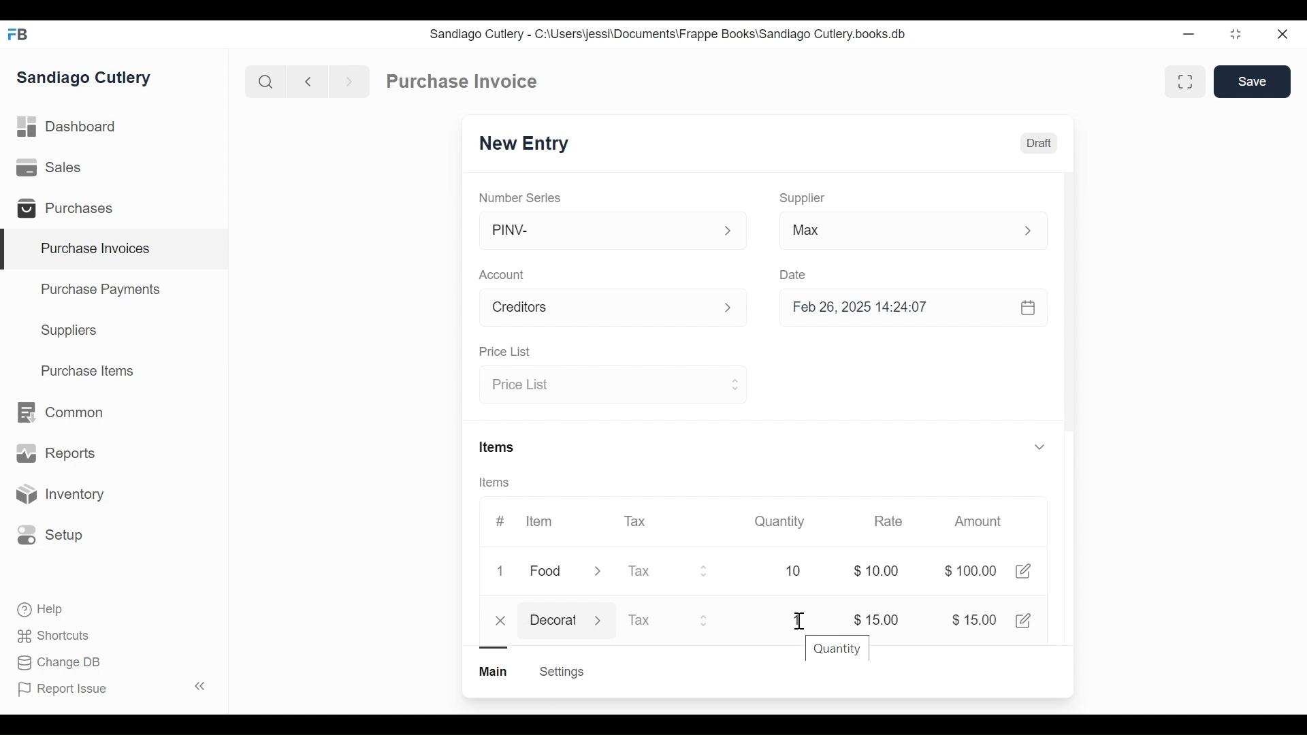  What do you see at coordinates (981, 522) in the screenshot?
I see `Amount` at bounding box center [981, 522].